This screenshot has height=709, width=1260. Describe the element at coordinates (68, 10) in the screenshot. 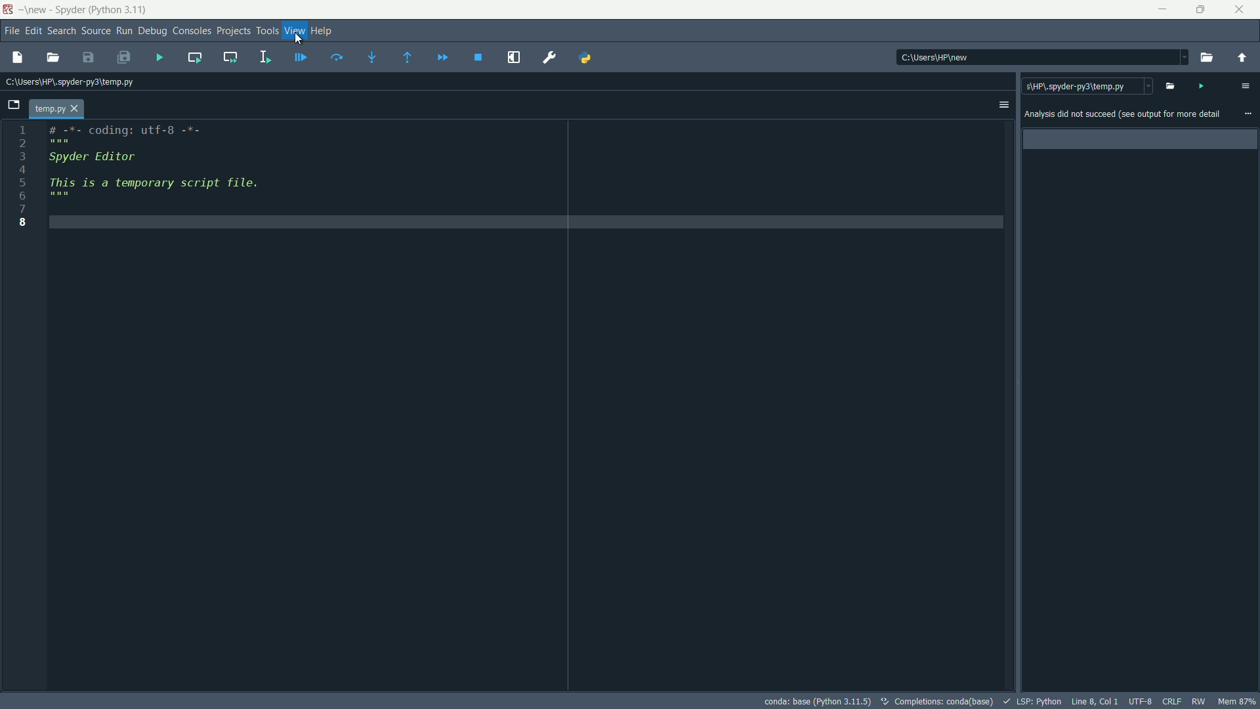

I see `Spyder` at that location.